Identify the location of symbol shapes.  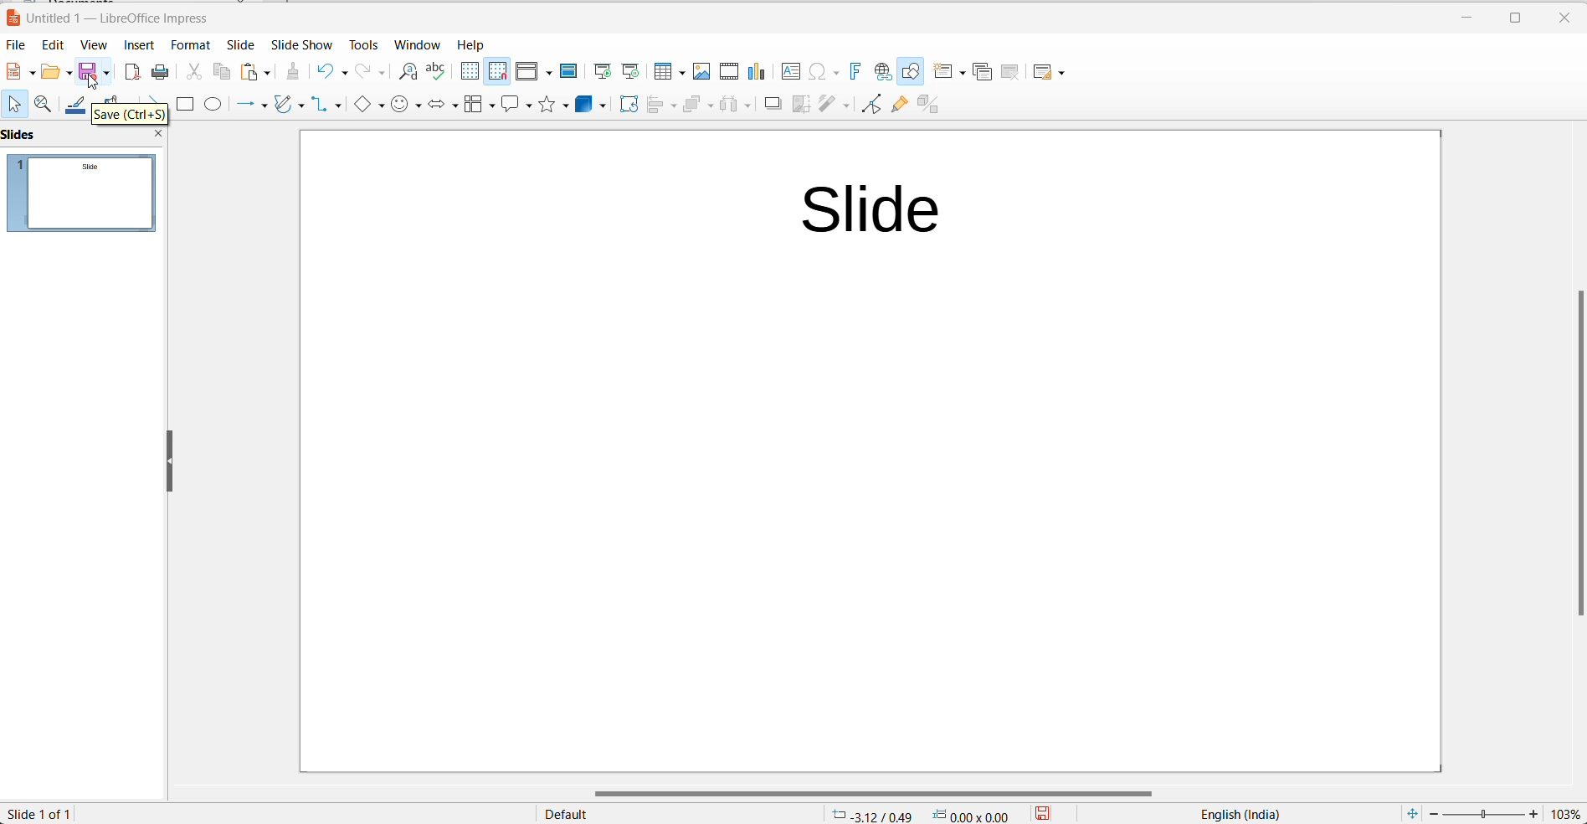
(406, 106).